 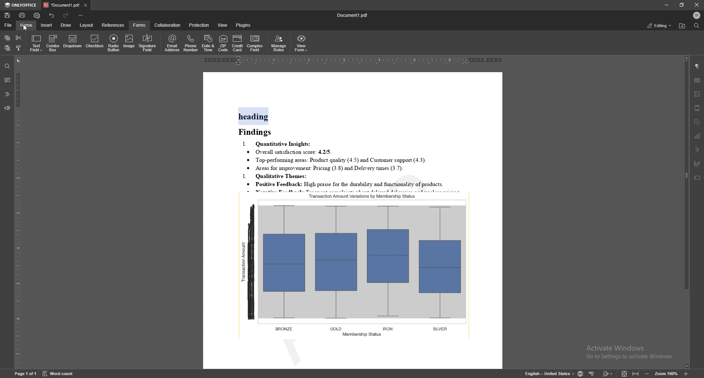 What do you see at coordinates (54, 43) in the screenshot?
I see `combo box` at bounding box center [54, 43].